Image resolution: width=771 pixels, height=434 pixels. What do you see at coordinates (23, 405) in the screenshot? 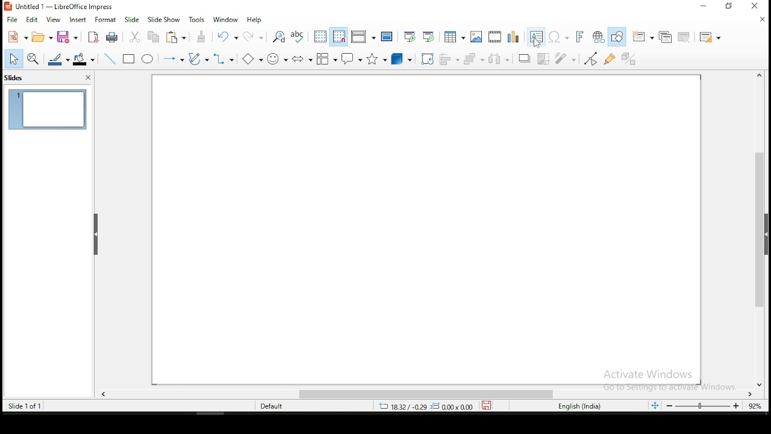
I see `Slide 1 of 1` at bounding box center [23, 405].